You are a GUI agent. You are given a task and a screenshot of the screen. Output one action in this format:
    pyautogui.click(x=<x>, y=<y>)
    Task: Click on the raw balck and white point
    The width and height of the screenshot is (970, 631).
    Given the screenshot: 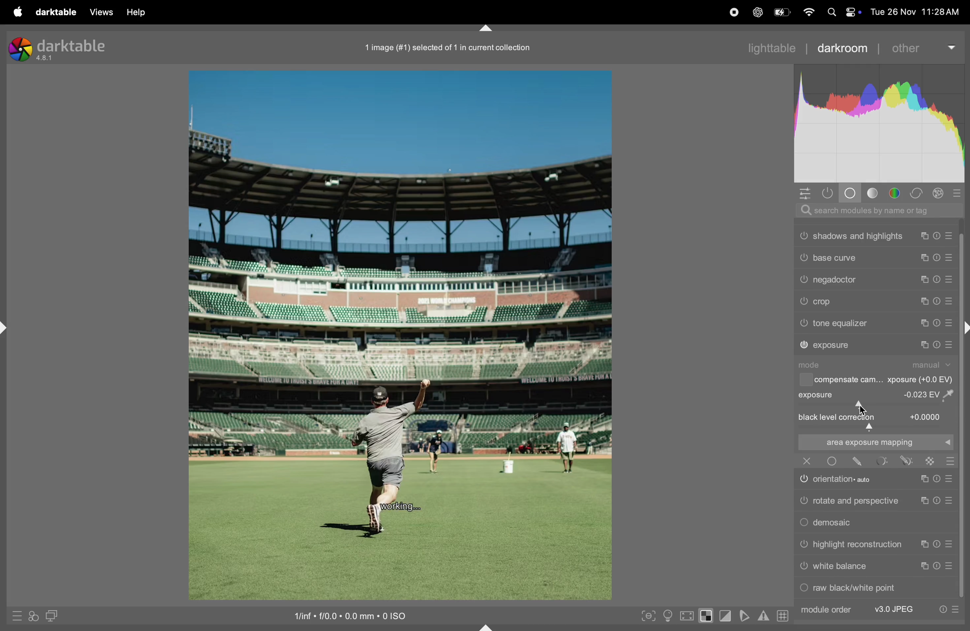 What is the action you would take?
    pyautogui.click(x=856, y=587)
    